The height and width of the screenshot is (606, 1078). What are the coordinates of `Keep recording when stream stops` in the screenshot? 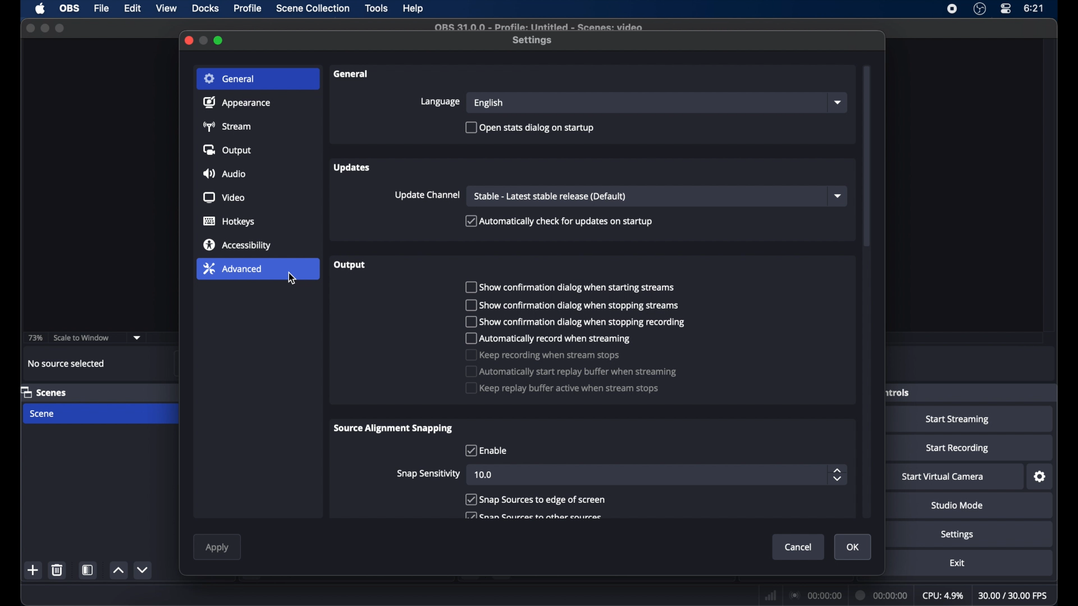 It's located at (555, 356).